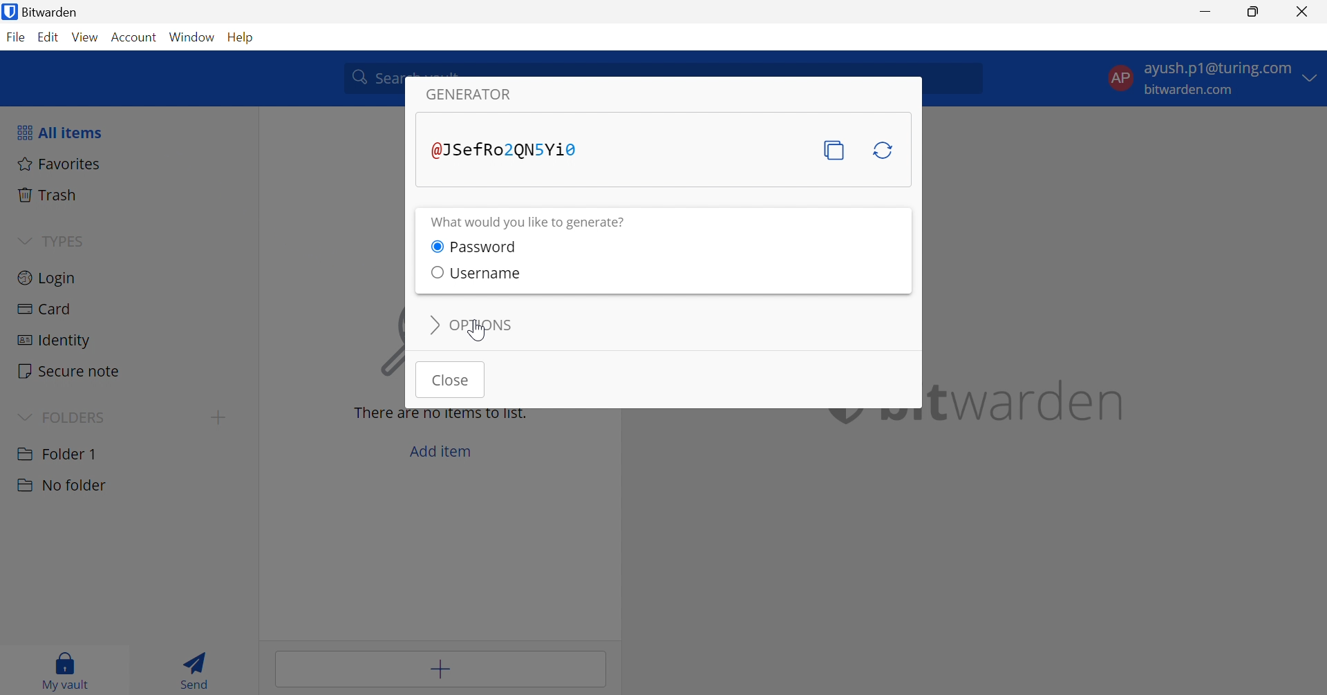 This screenshot has height=695, width=1327. Describe the element at coordinates (59, 453) in the screenshot. I see `Folder` at that location.